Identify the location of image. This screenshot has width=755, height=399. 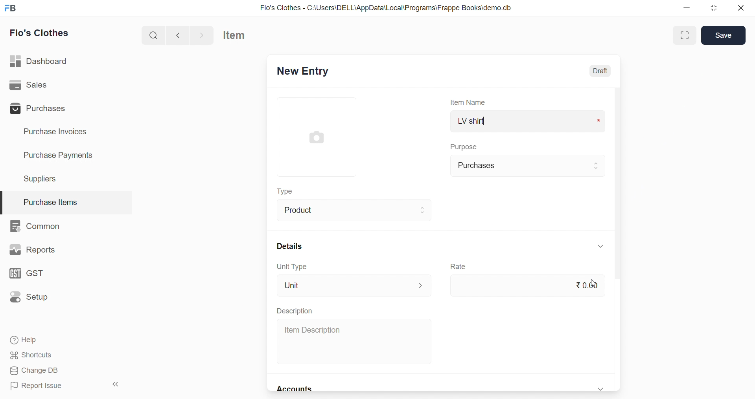
(318, 137).